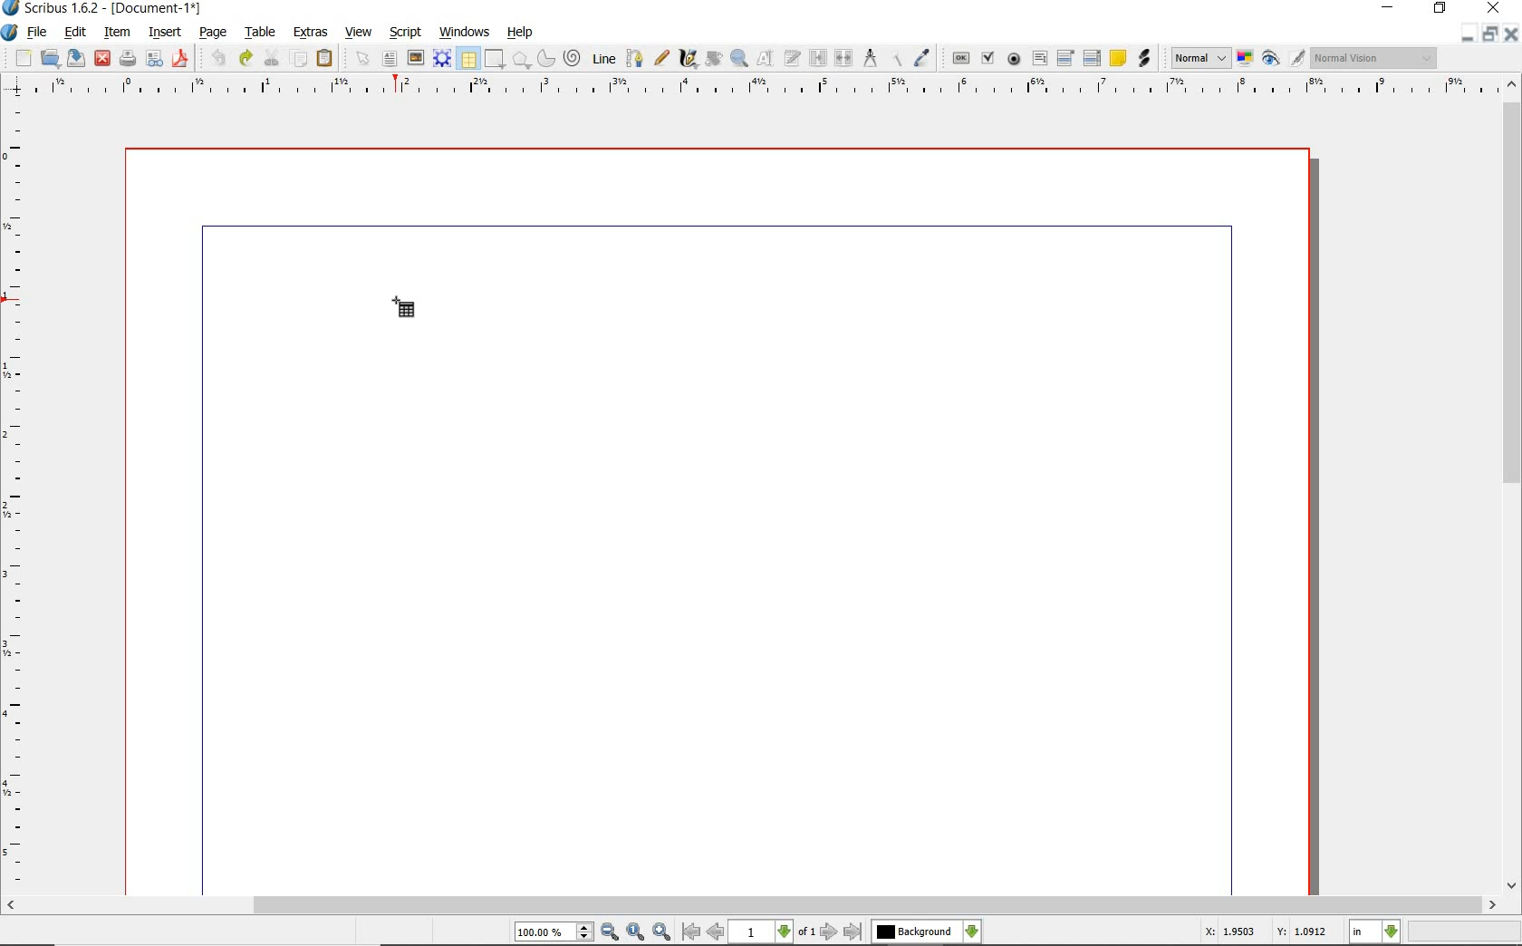 This screenshot has width=1522, height=946. I want to click on shape, so click(522, 61).